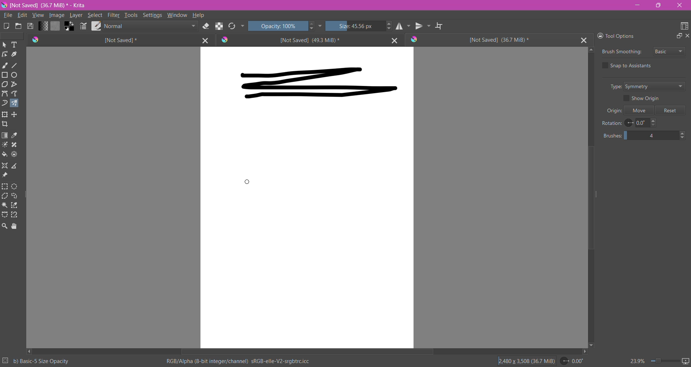  Describe the element at coordinates (5, 205) in the screenshot. I see `Contiguous Selection Tool` at that location.